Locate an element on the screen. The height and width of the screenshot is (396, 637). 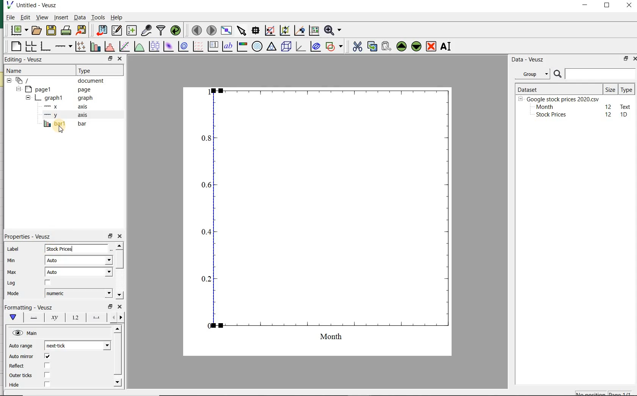
scrollbar is located at coordinates (119, 271).